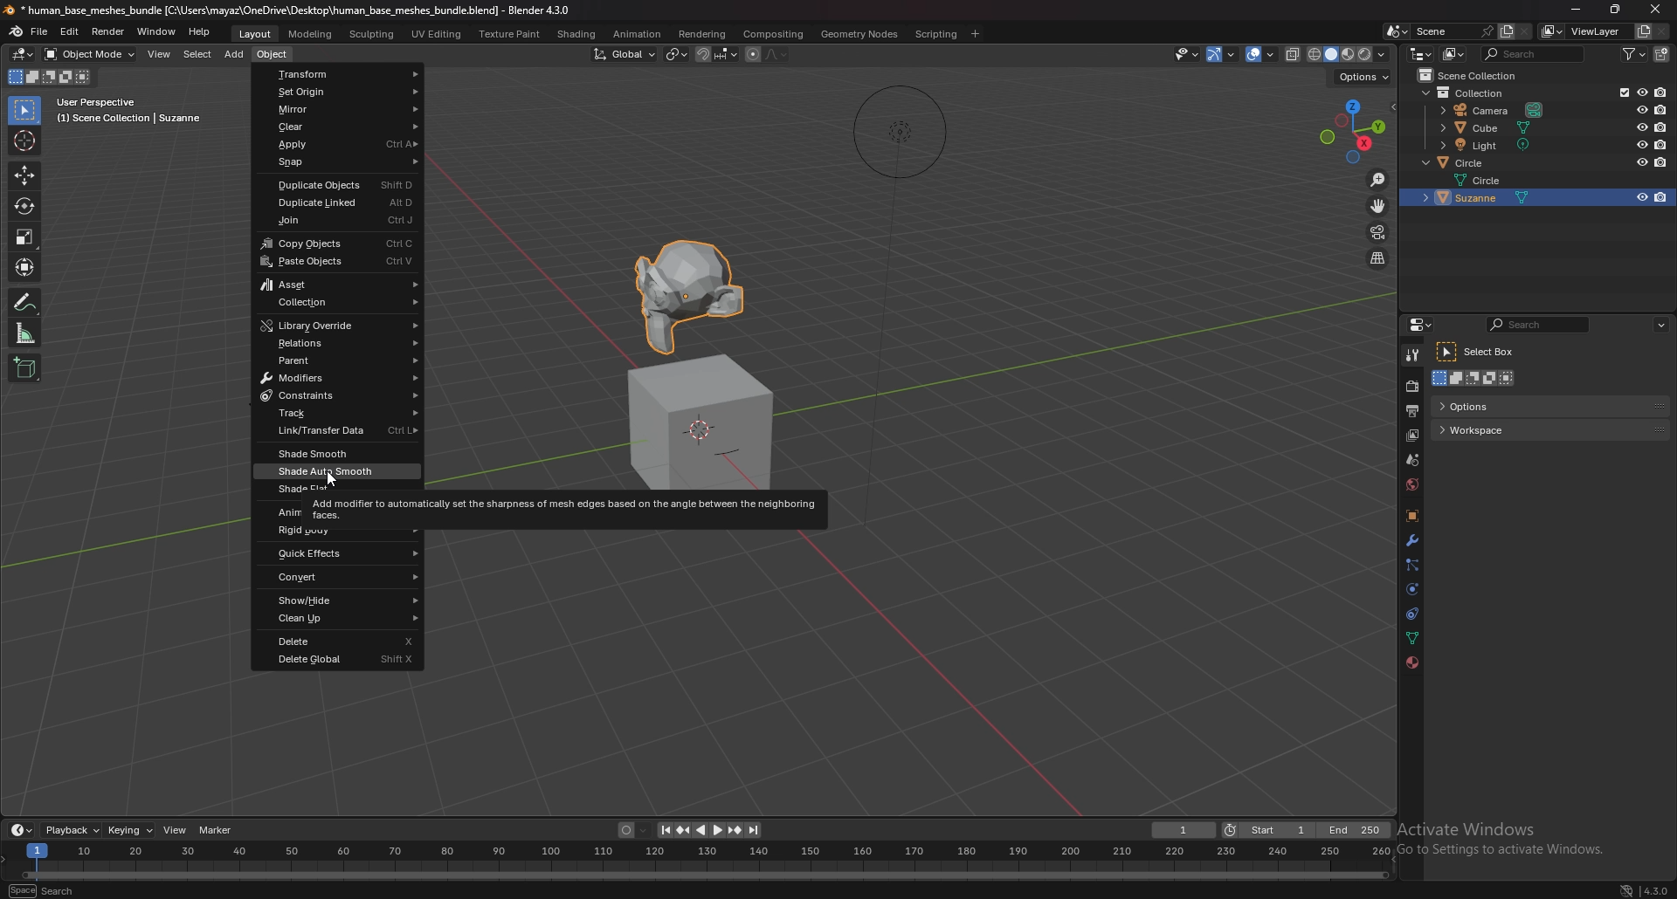  What do you see at coordinates (1356, 829) in the screenshot?
I see `end` at bounding box center [1356, 829].